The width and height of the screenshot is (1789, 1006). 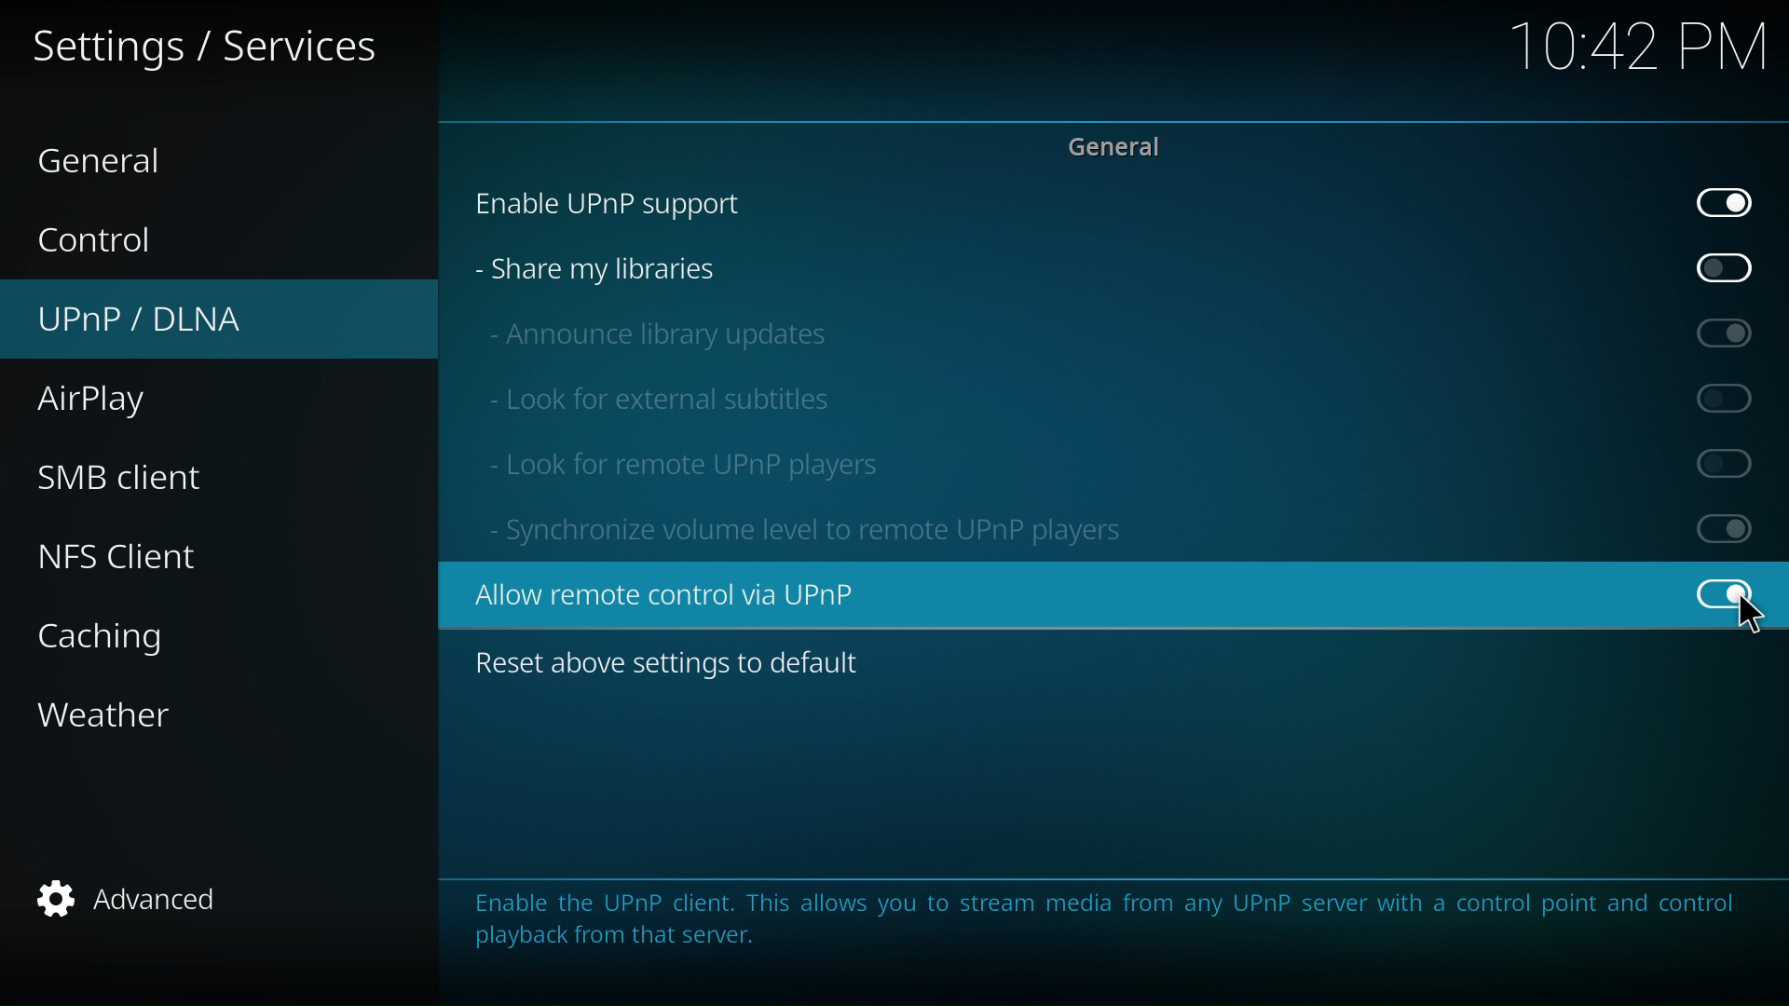 I want to click on look for external subtitles, so click(x=1120, y=401).